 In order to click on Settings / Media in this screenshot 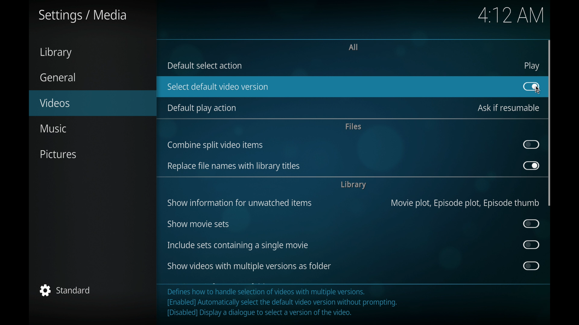, I will do `click(84, 16)`.